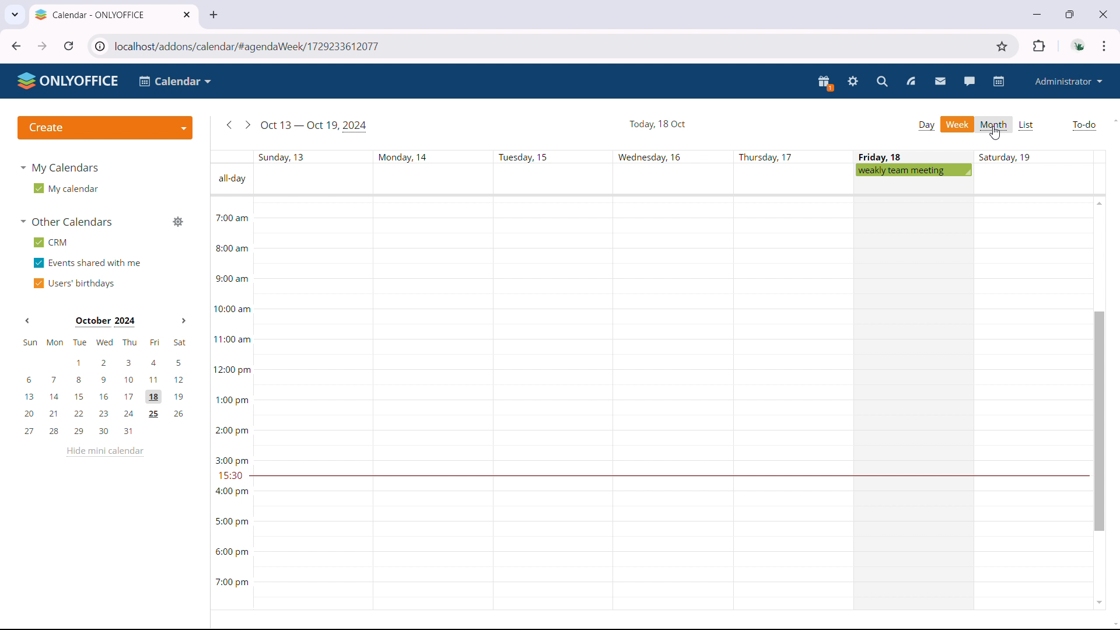 This screenshot has height=630, width=1120. I want to click on talk, so click(968, 81).